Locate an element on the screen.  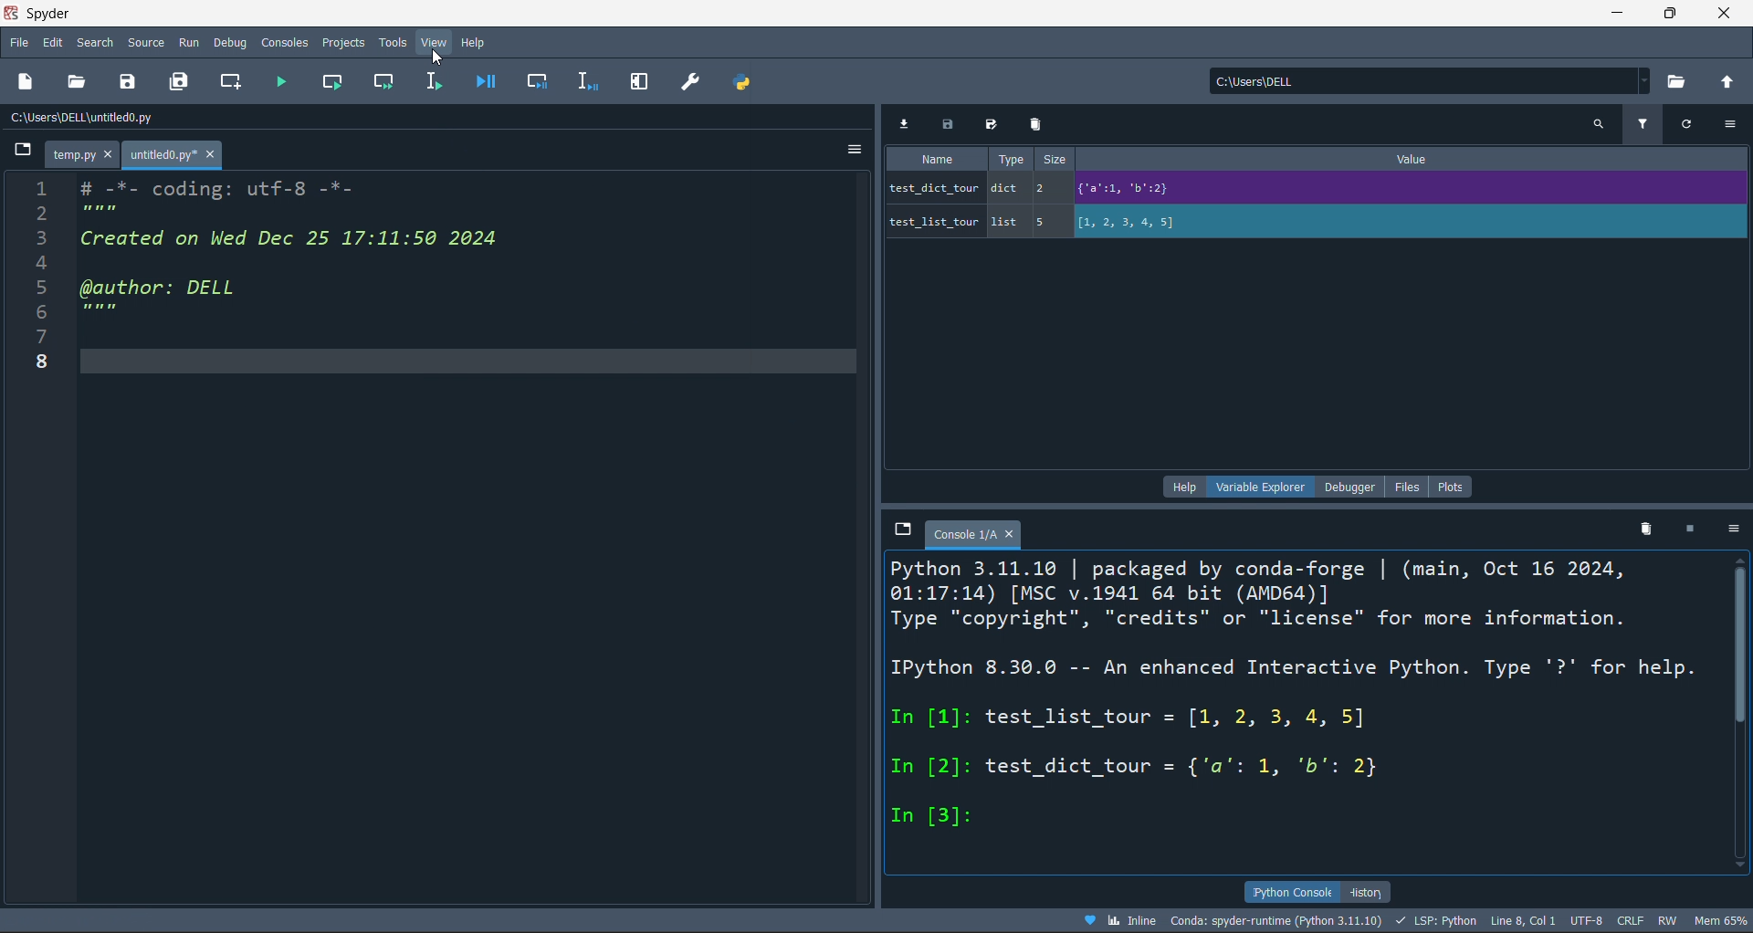
run line is located at coordinates (438, 82).